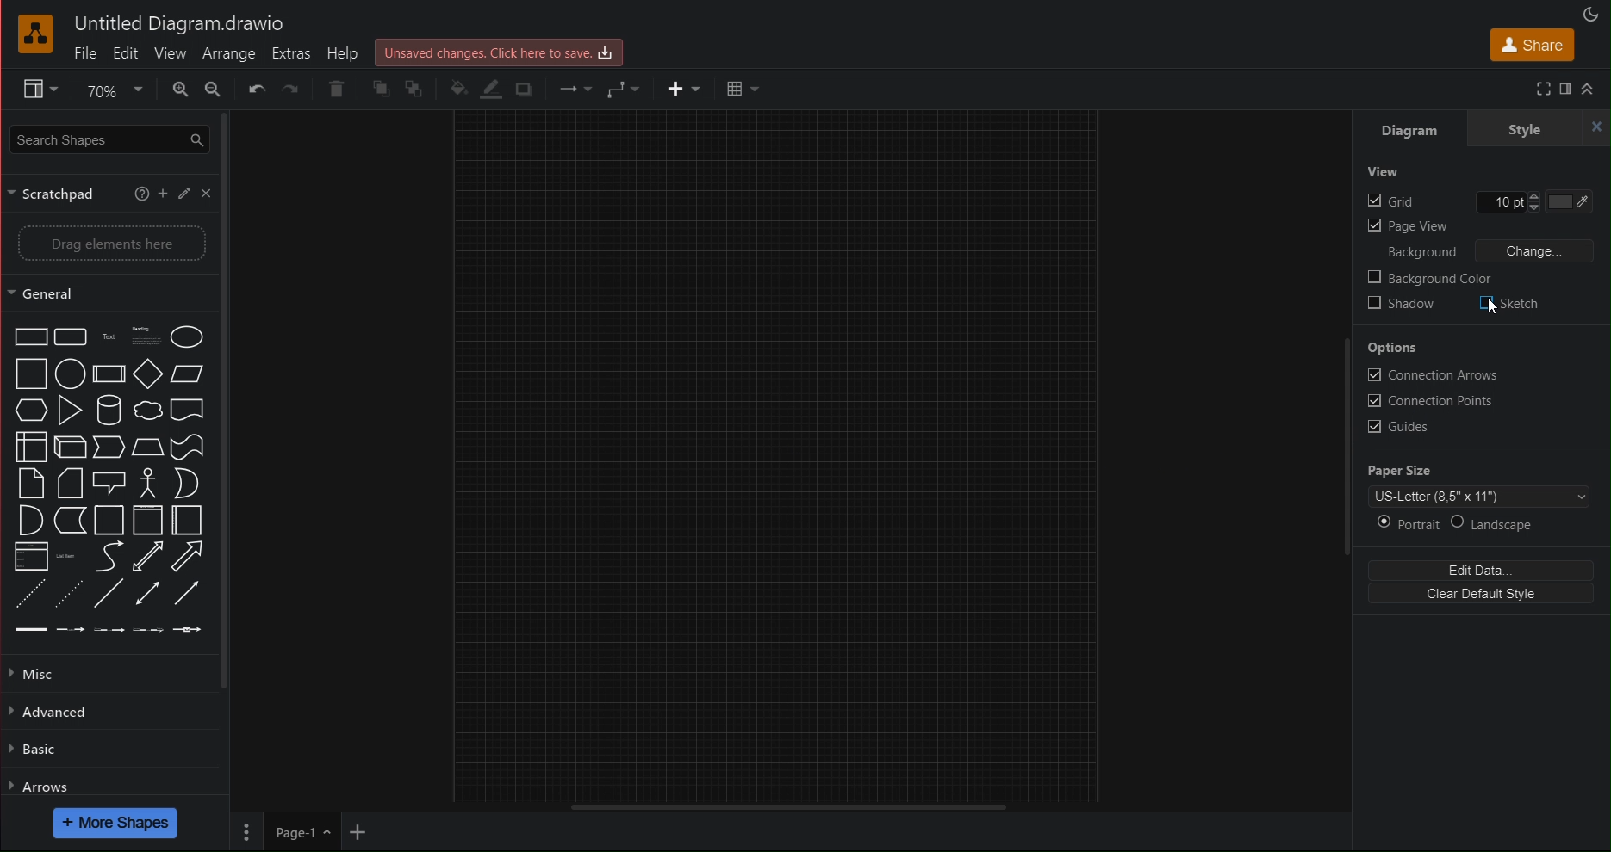 The image size is (1611, 852). Describe the element at coordinates (1432, 277) in the screenshot. I see `Background Color` at that location.